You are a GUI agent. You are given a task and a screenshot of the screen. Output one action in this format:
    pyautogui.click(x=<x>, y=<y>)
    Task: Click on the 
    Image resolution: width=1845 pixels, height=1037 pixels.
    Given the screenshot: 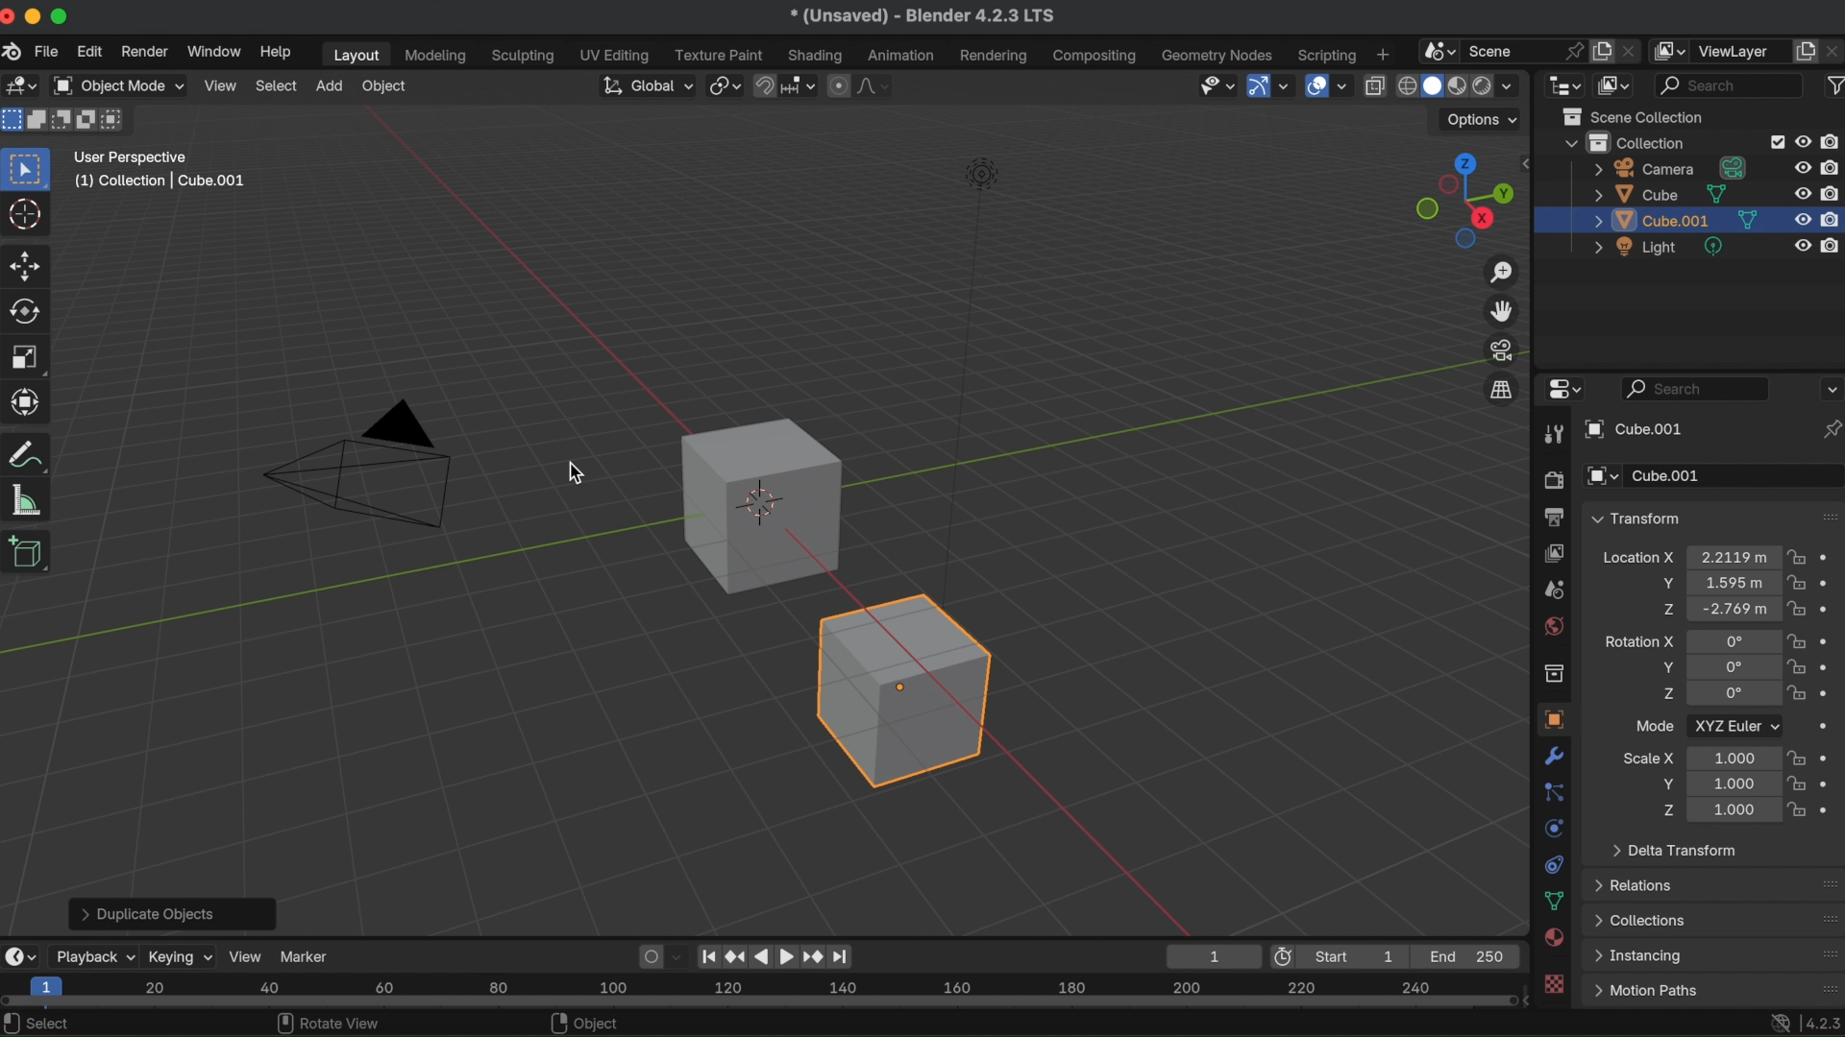 What is the action you would take?
    pyautogui.click(x=1655, y=994)
    